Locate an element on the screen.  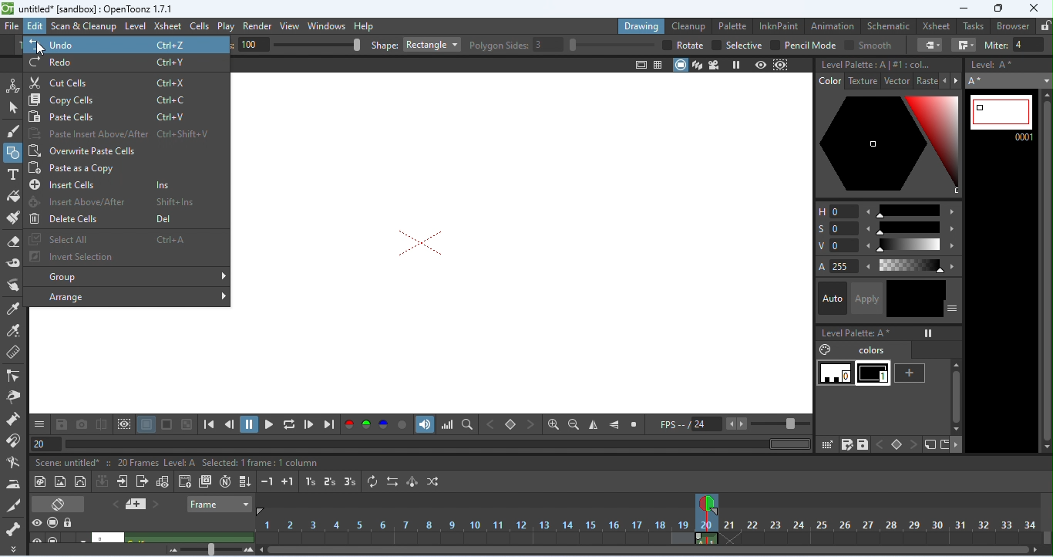
magnet is located at coordinates (14, 439).